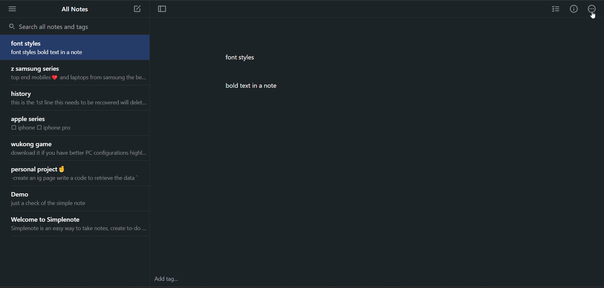 Image resolution: width=604 pixels, height=288 pixels. I want to click on menu, so click(14, 9).